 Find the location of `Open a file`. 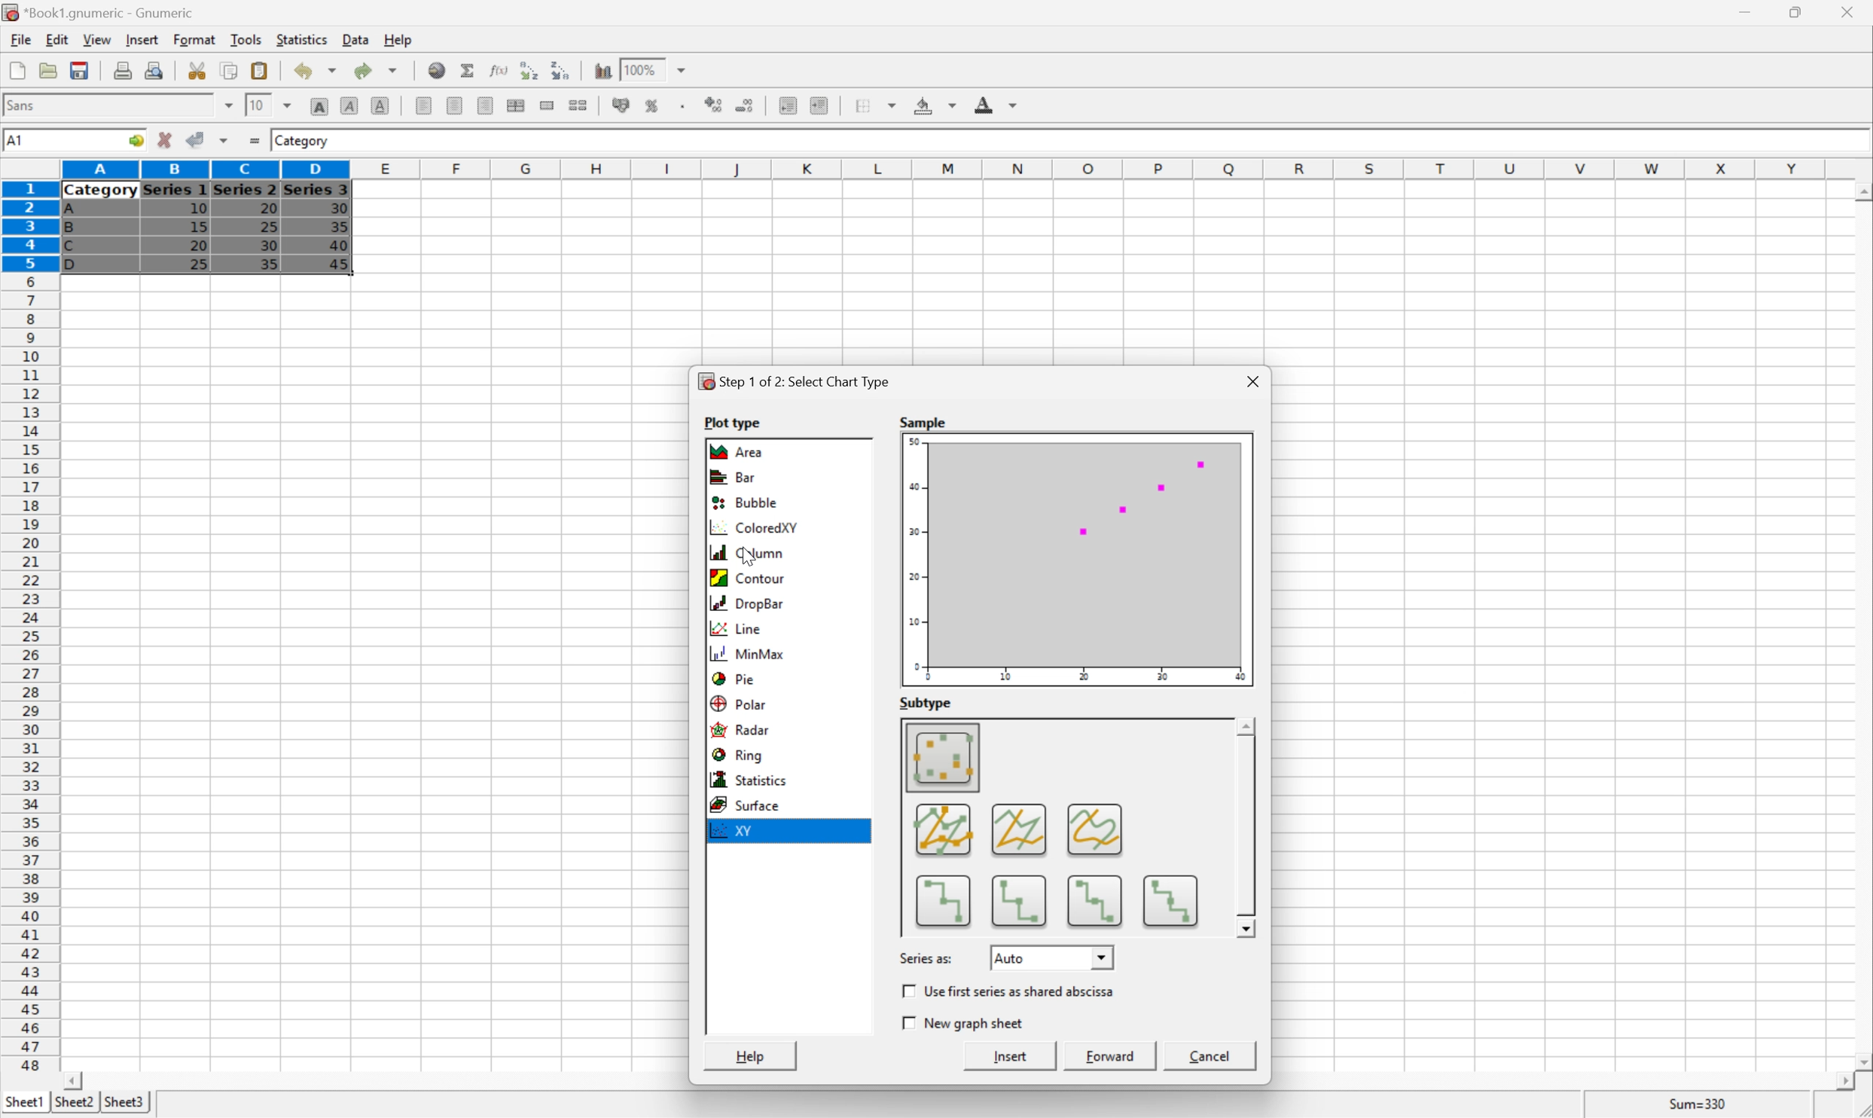

Open a file is located at coordinates (47, 70).